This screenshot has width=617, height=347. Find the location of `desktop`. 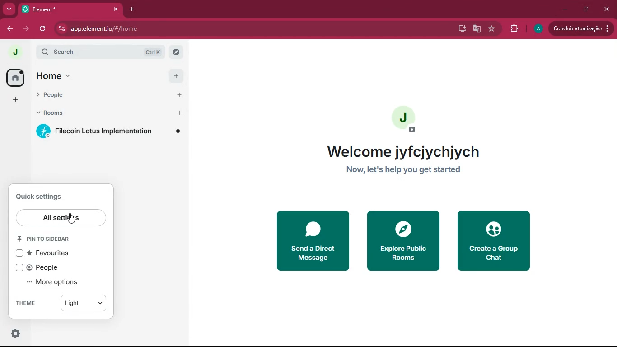

desktop is located at coordinates (461, 29).